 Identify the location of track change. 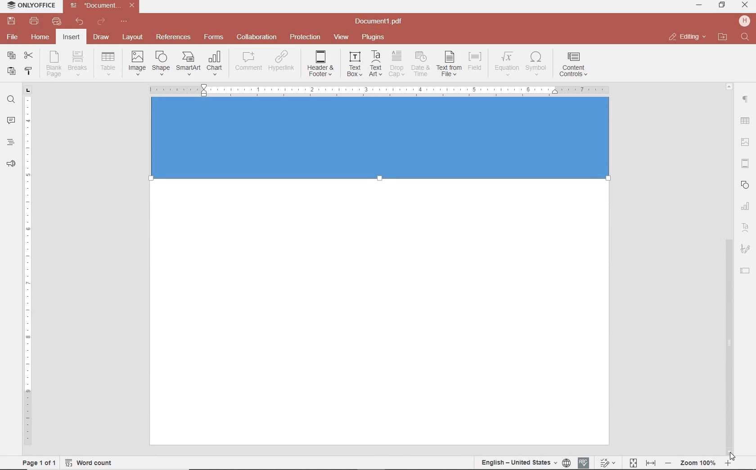
(607, 463).